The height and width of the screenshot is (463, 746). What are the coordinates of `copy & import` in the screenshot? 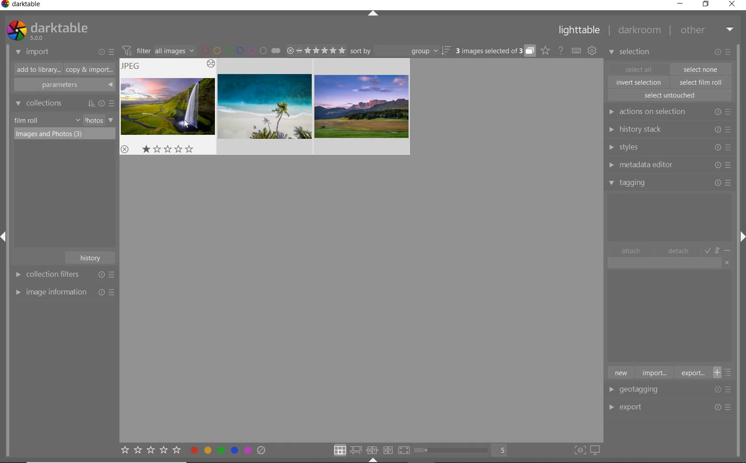 It's located at (87, 70).